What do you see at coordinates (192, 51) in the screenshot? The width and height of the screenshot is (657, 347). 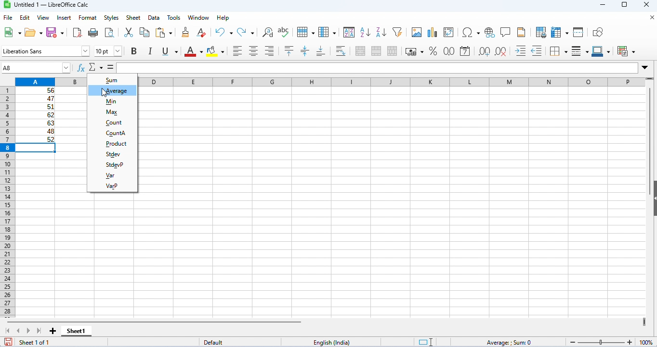 I see `font color` at bounding box center [192, 51].